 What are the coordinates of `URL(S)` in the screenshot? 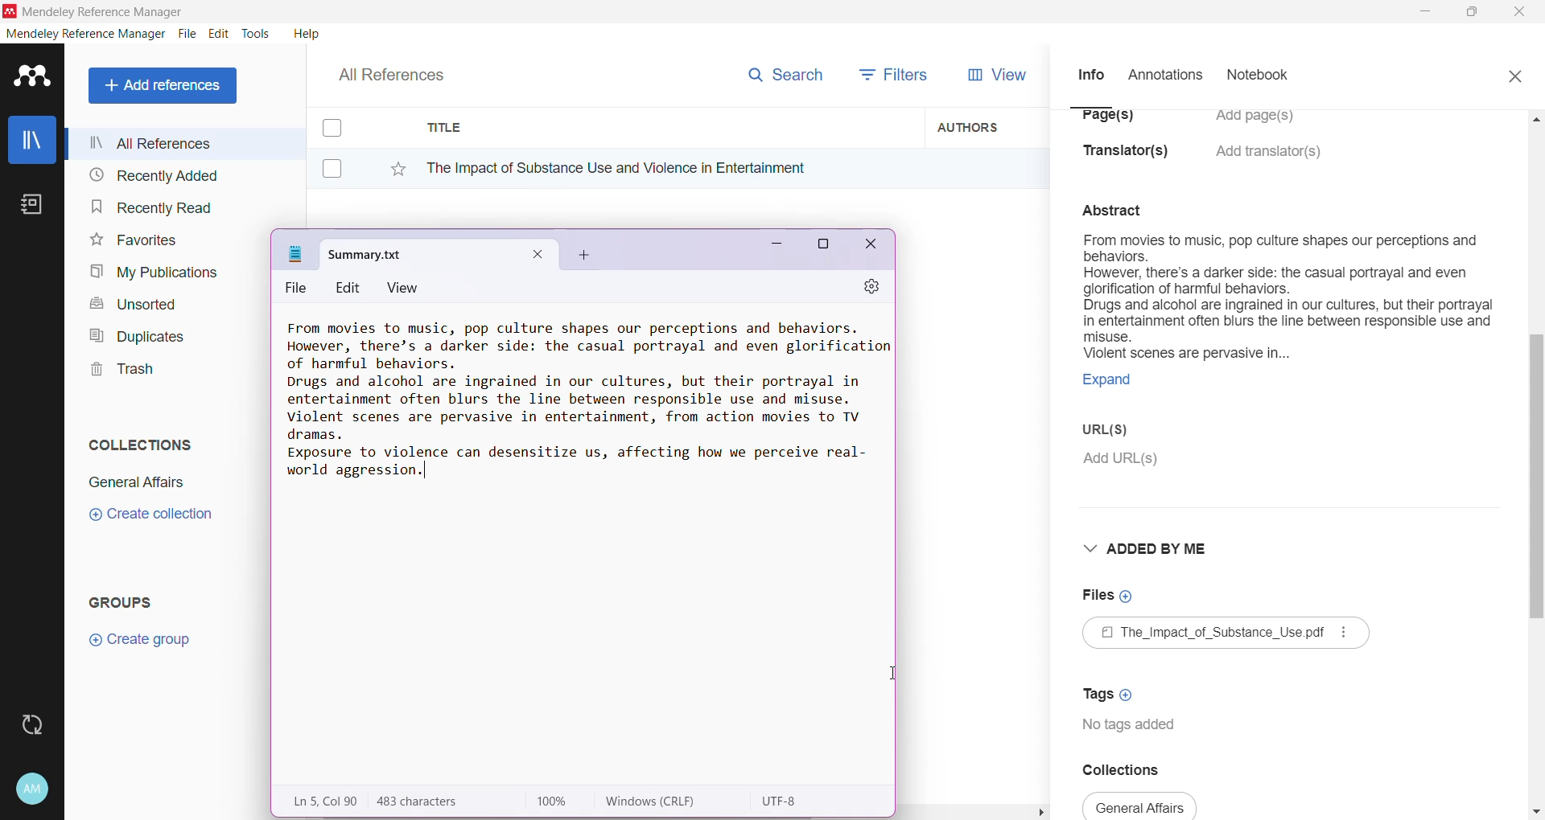 It's located at (1117, 432).